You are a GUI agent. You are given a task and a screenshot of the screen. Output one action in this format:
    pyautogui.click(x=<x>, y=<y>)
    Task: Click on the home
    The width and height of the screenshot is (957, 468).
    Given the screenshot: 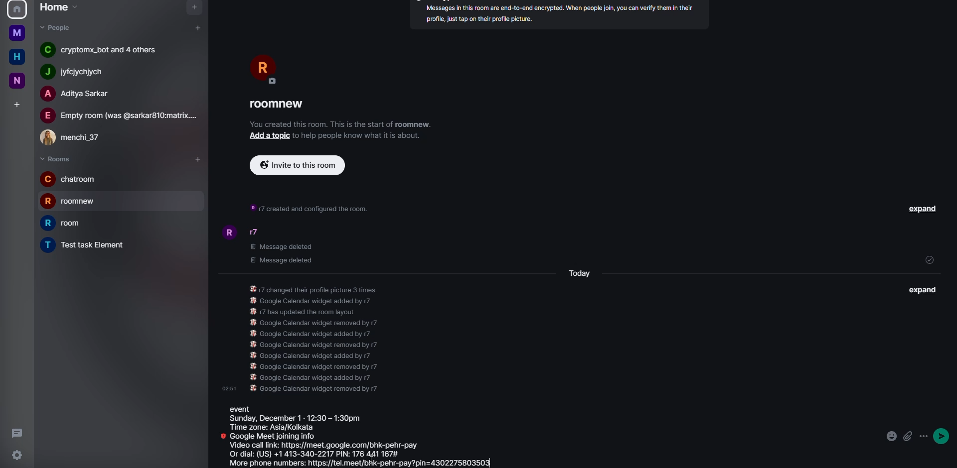 What is the action you would take?
    pyautogui.click(x=58, y=8)
    